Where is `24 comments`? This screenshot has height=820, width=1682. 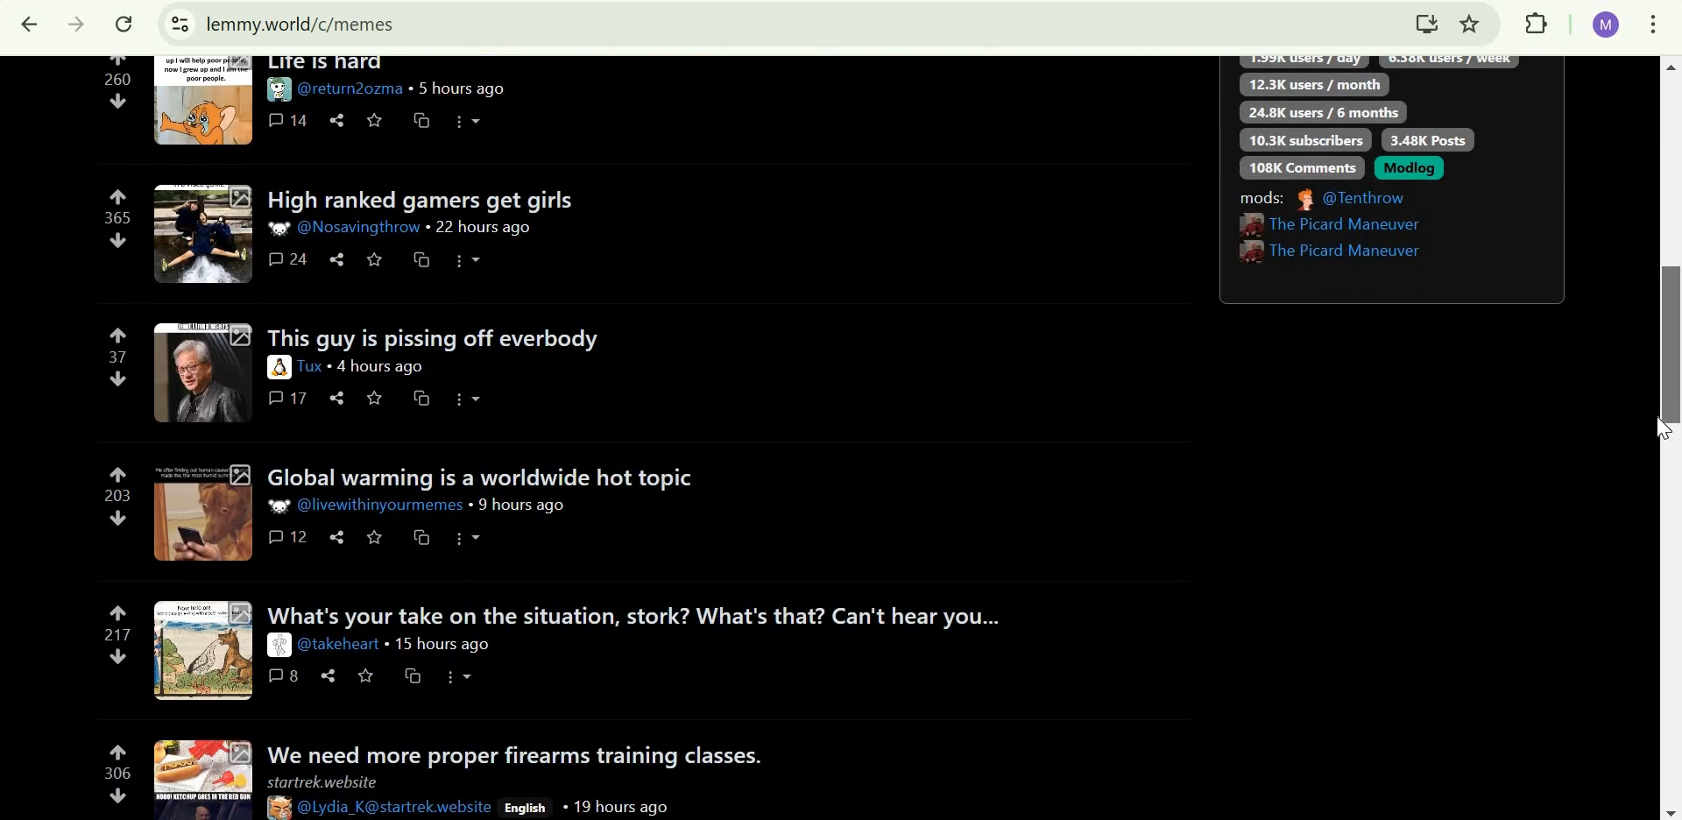 24 comments is located at coordinates (291, 259).